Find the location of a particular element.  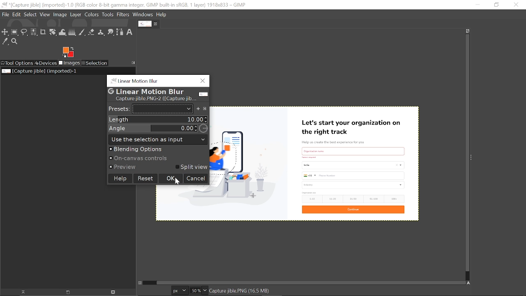

Current tab is located at coordinates (145, 24).